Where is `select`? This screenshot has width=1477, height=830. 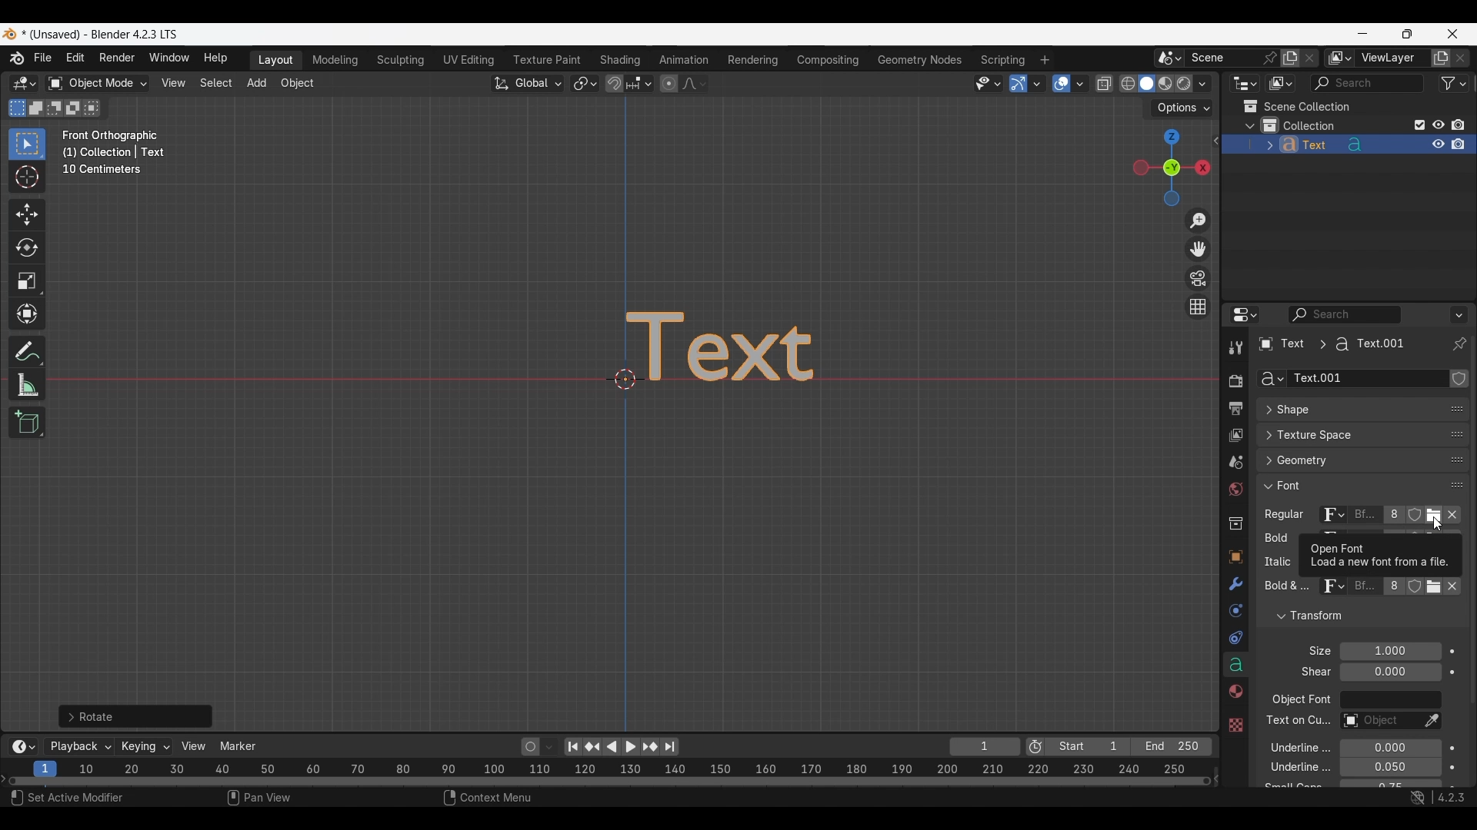
select is located at coordinates (95, 108).